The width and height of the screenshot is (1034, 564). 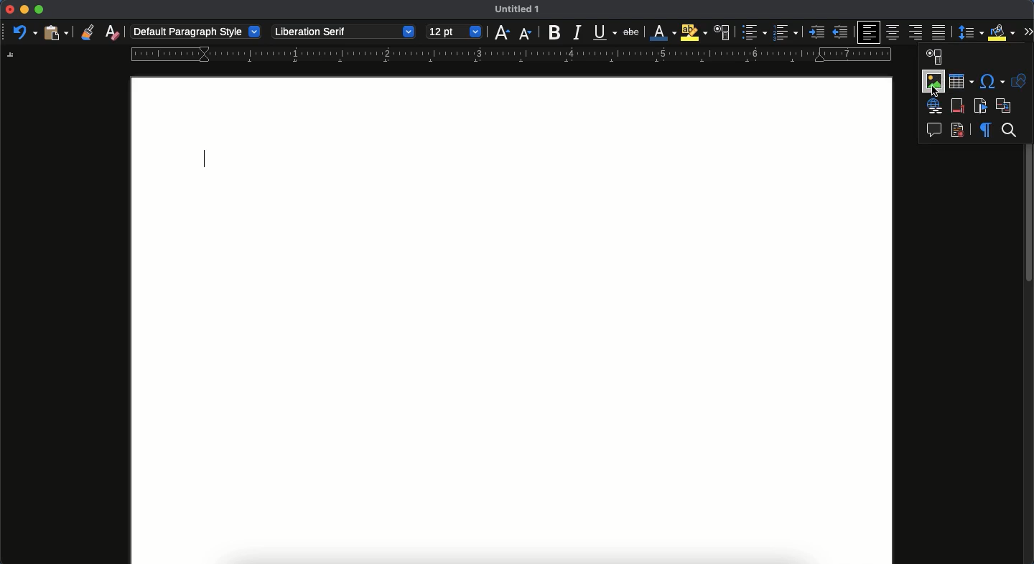 What do you see at coordinates (1009, 128) in the screenshot?
I see `search` at bounding box center [1009, 128].